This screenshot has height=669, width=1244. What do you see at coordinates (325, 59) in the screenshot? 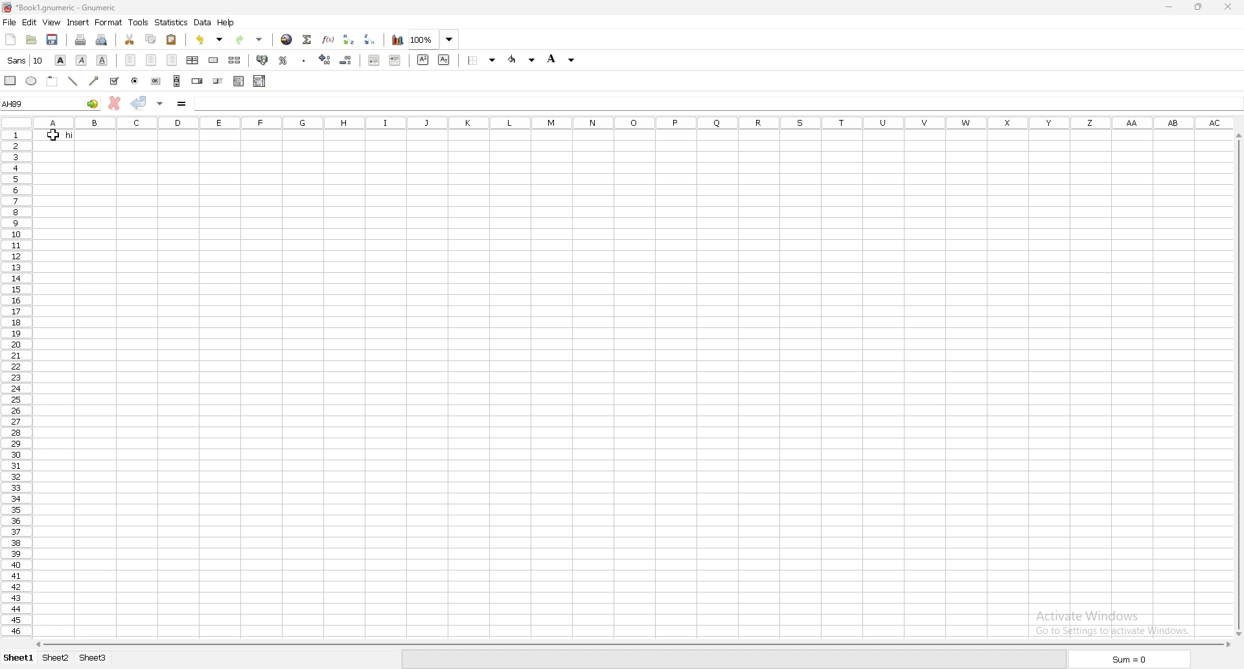
I see `decrease decimal` at bounding box center [325, 59].